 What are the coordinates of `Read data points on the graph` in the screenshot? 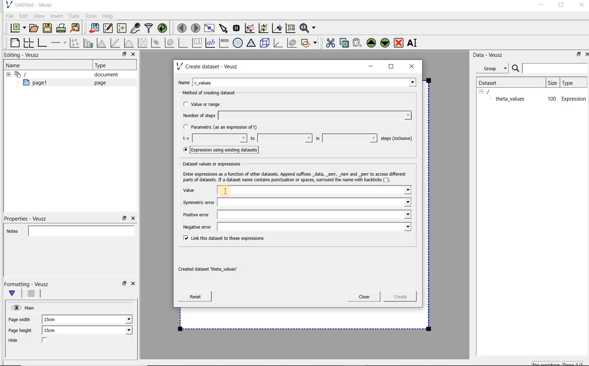 It's located at (237, 28).